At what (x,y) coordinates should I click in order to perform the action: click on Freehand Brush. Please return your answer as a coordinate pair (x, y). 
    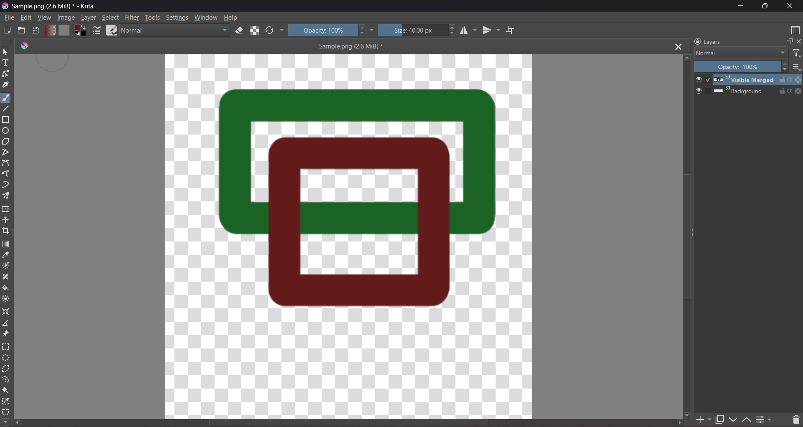
    Looking at the image, I should click on (6, 97).